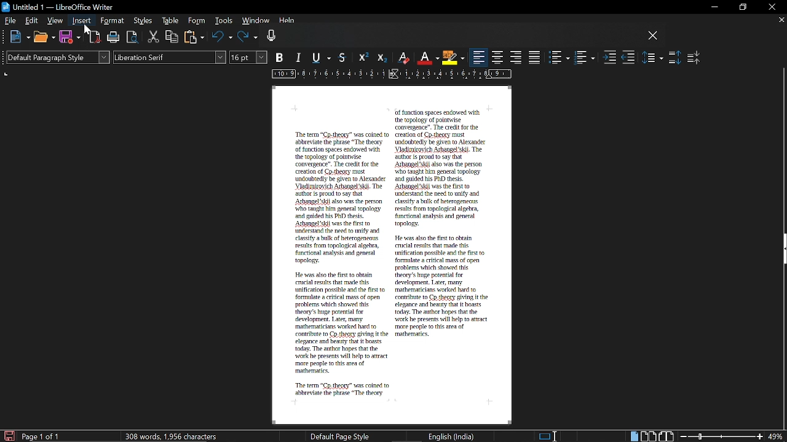 Image resolution: width=787 pixels, height=442 pixels. What do you see at coordinates (453, 57) in the screenshot?
I see `Highlight` at bounding box center [453, 57].